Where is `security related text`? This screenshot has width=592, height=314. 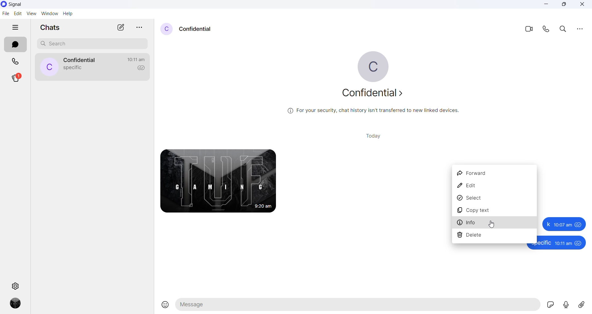 security related text is located at coordinates (375, 111).